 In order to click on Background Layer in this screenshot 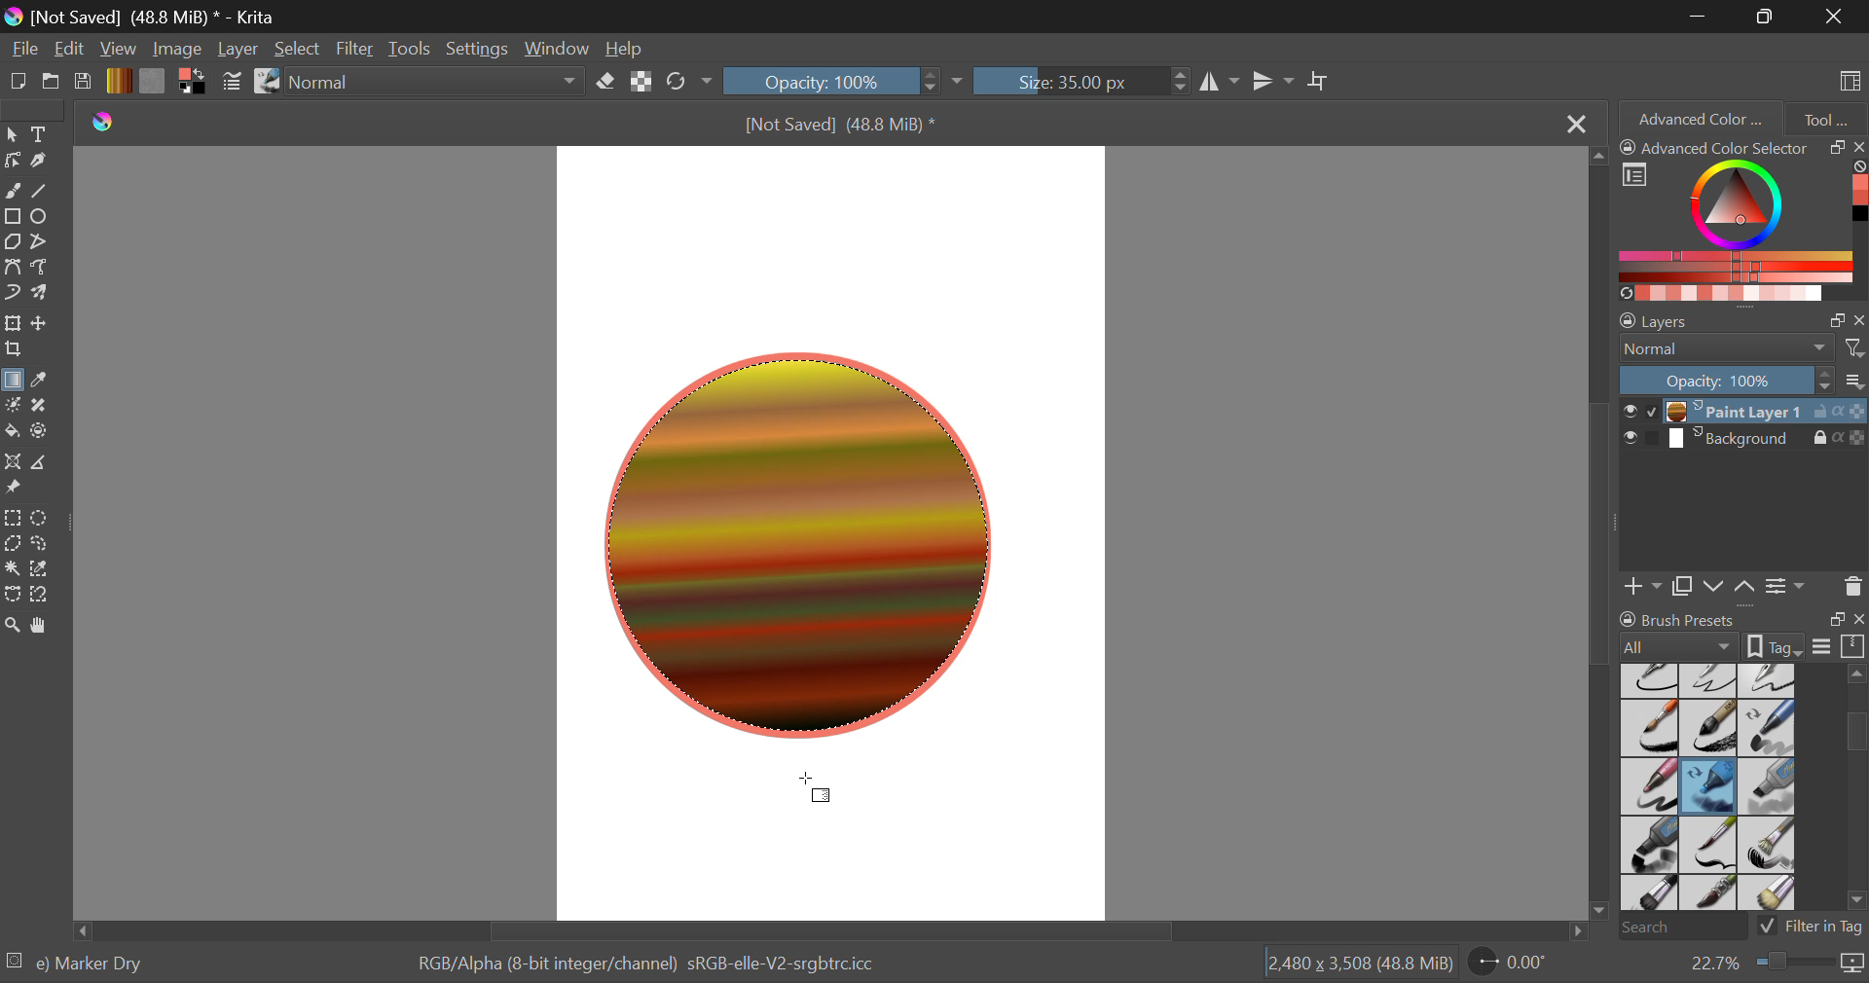, I will do `click(1742, 442)`.